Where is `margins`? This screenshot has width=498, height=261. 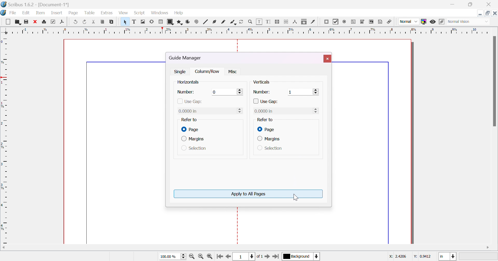 margins is located at coordinates (269, 139).